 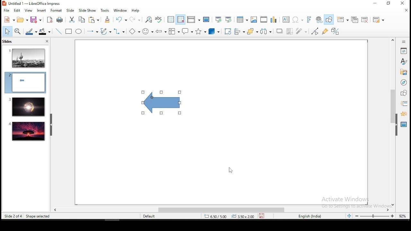 What do you see at coordinates (392, 122) in the screenshot?
I see `scroll bar` at bounding box center [392, 122].